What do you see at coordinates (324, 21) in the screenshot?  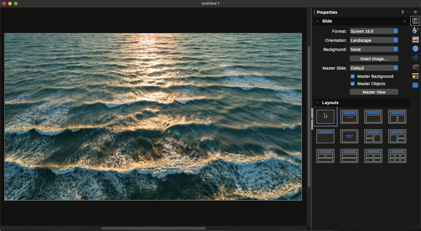 I see `Slide` at bounding box center [324, 21].